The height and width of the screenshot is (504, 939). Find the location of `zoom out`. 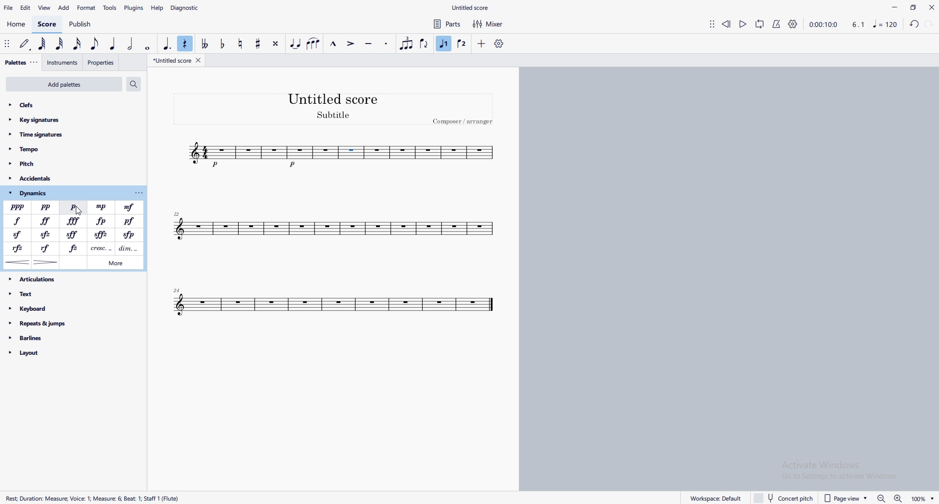

zoom out is located at coordinates (881, 499).